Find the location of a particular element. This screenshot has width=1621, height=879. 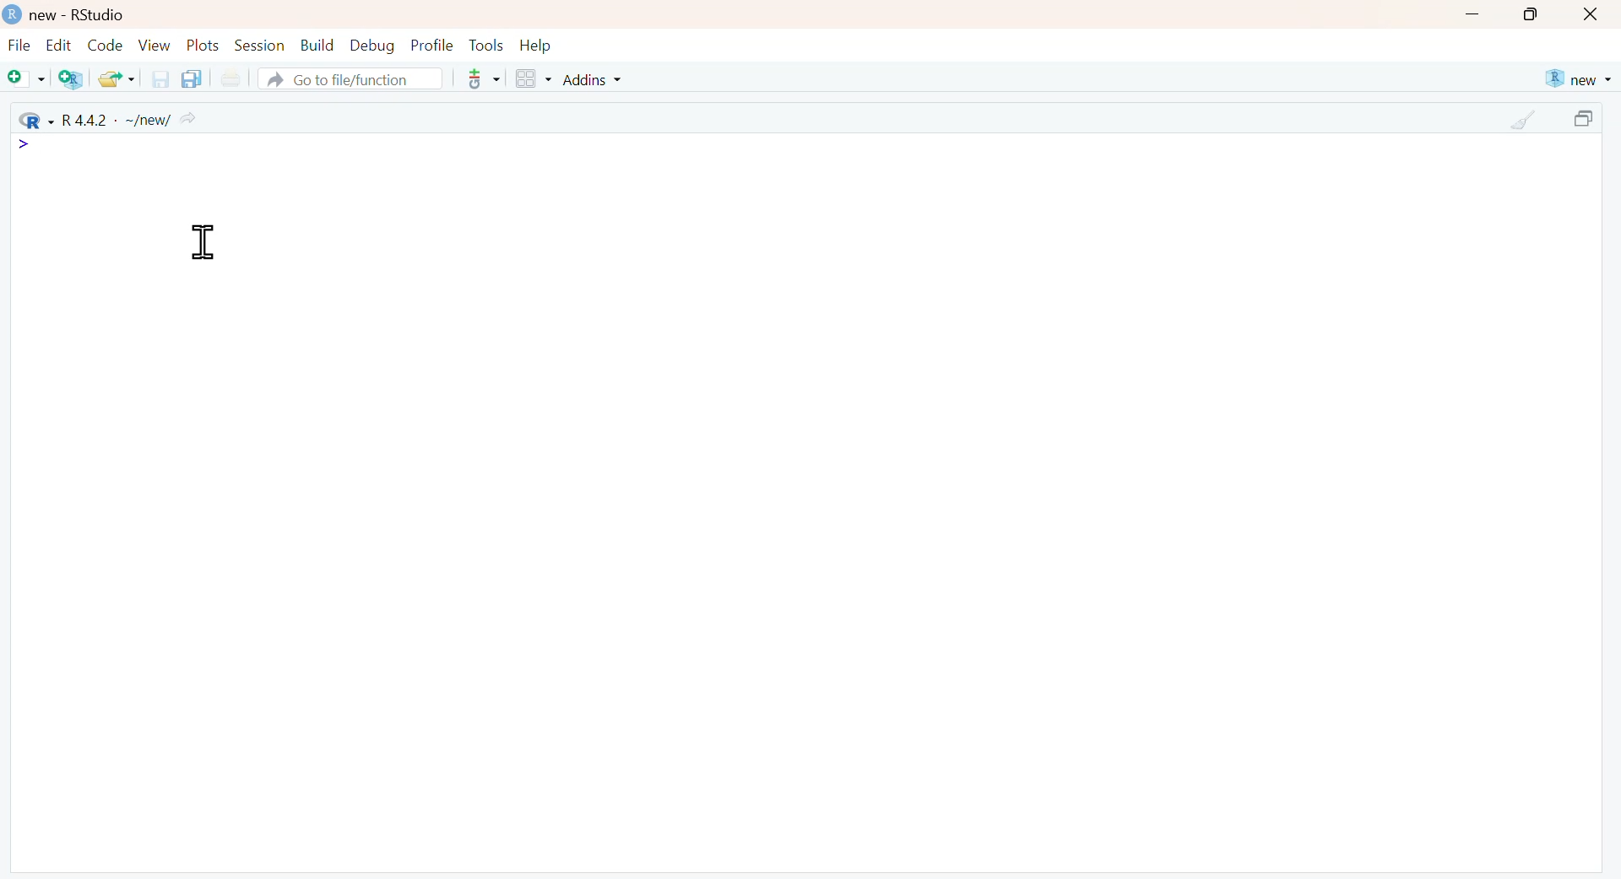

close is located at coordinates (1591, 15).